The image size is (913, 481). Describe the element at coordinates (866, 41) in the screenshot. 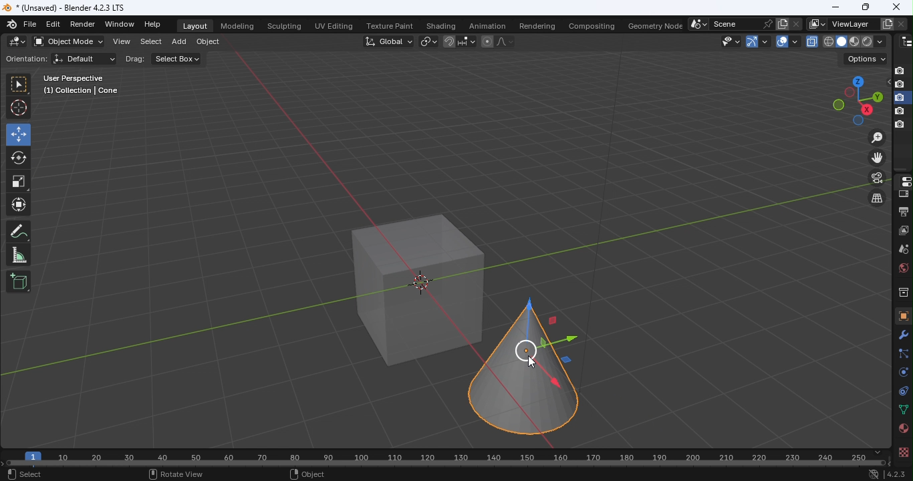

I see `viewpoint shader: Rendered` at that location.